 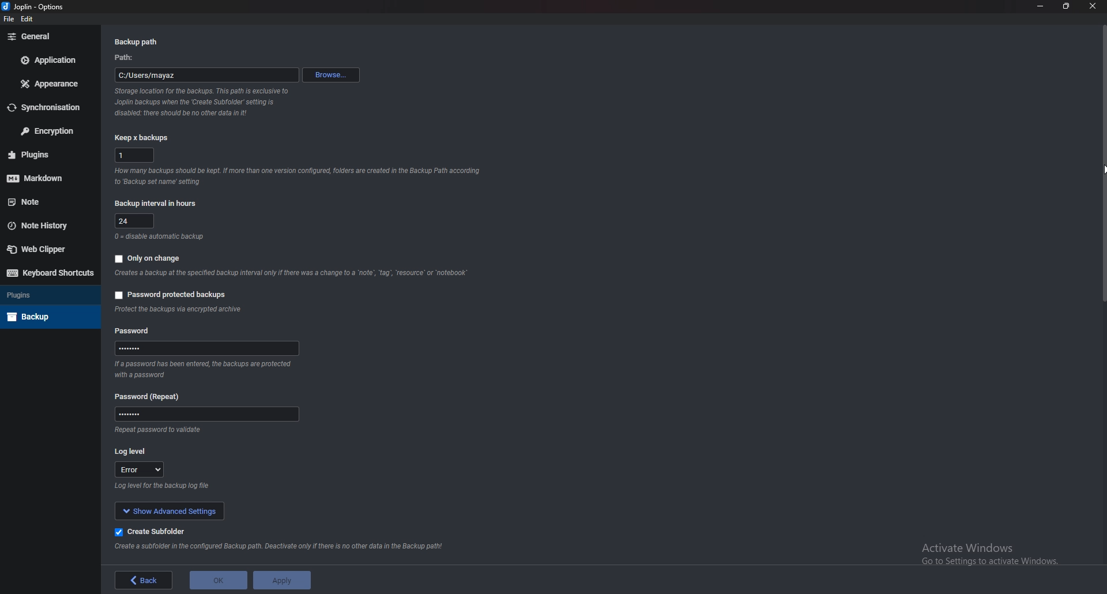 What do you see at coordinates (47, 201) in the screenshot?
I see `note` at bounding box center [47, 201].